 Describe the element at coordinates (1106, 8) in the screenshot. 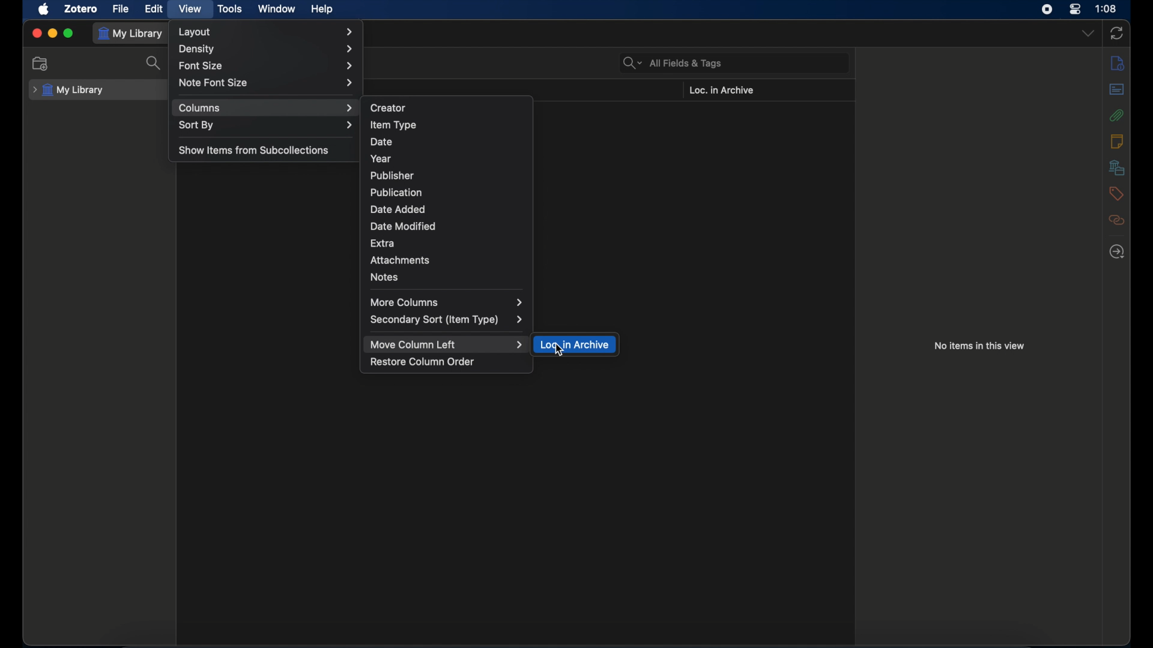

I see `time` at that location.